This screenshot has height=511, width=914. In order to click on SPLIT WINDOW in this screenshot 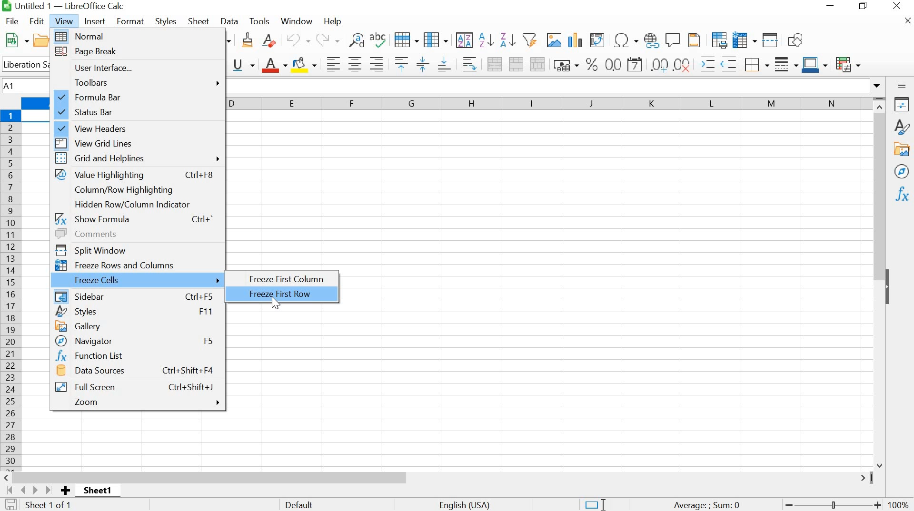, I will do `click(769, 39)`.